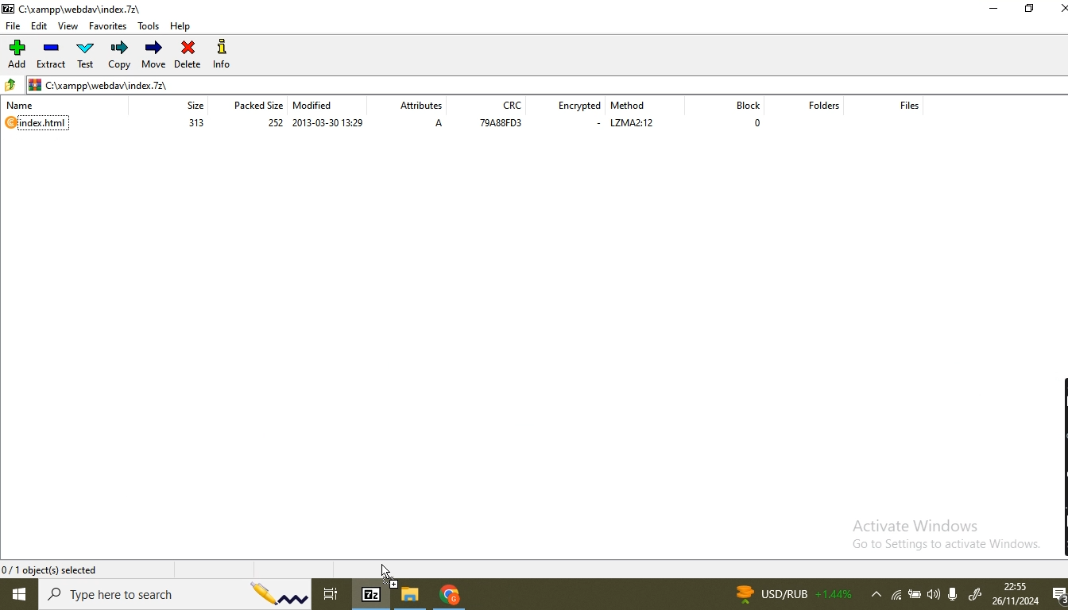  I want to click on size, so click(191, 105).